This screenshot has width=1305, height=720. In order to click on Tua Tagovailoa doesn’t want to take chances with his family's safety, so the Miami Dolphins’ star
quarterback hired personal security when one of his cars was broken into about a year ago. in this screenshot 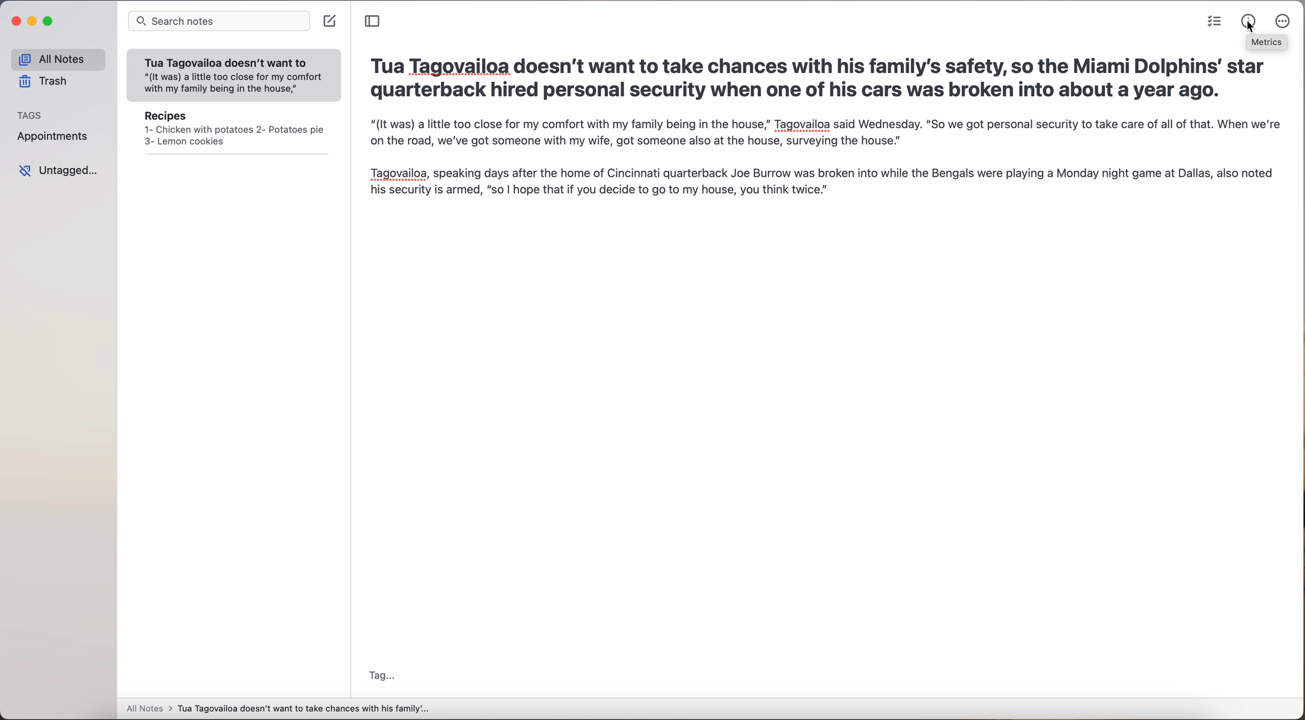, I will do `click(816, 81)`.